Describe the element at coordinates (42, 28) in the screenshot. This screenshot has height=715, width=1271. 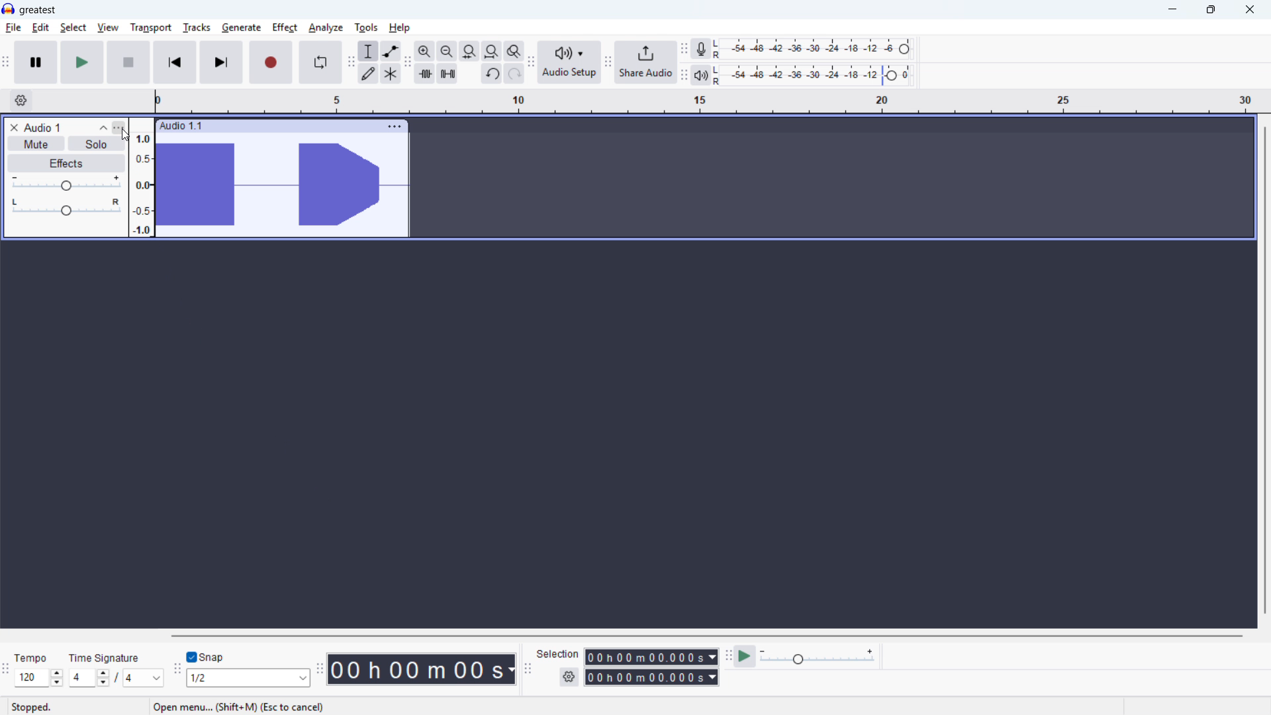
I see `Edit ` at that location.